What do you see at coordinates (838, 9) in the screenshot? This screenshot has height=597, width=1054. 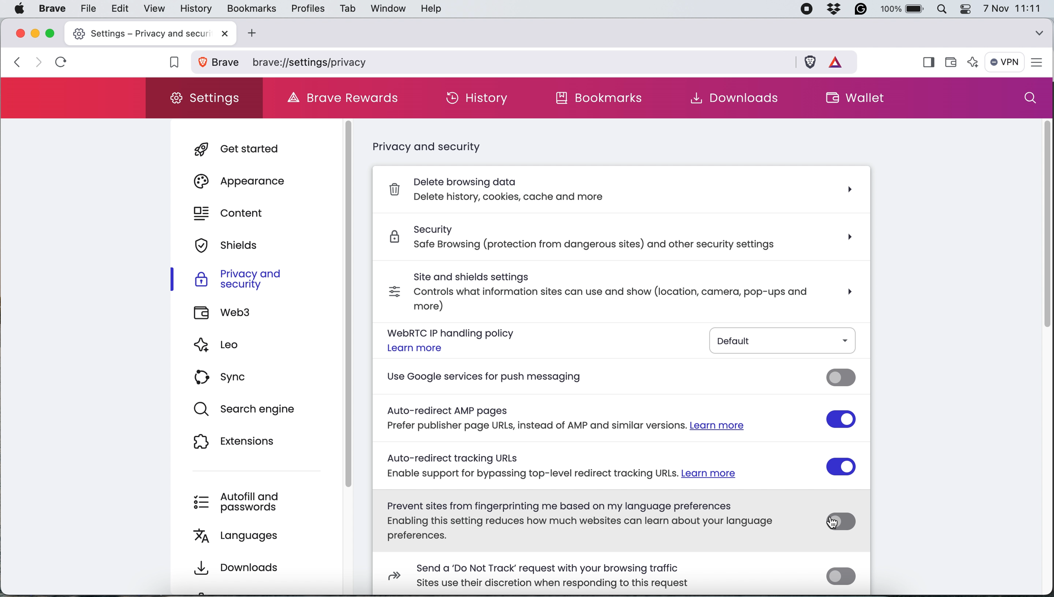 I see `dropbox` at bounding box center [838, 9].